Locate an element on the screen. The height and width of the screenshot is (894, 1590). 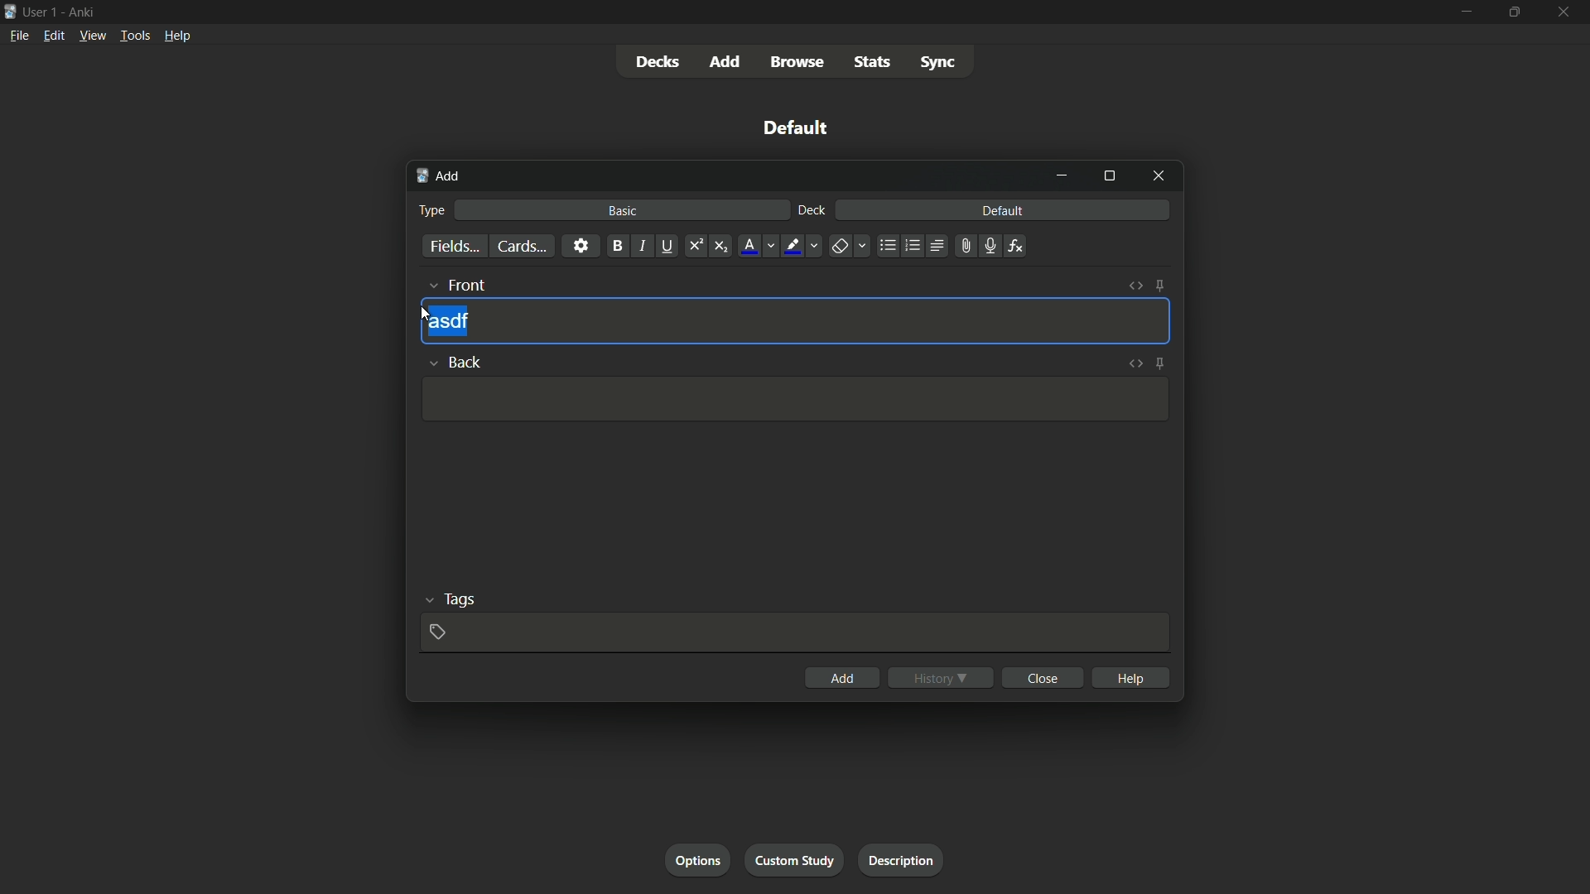
text highlight is located at coordinates (800, 246).